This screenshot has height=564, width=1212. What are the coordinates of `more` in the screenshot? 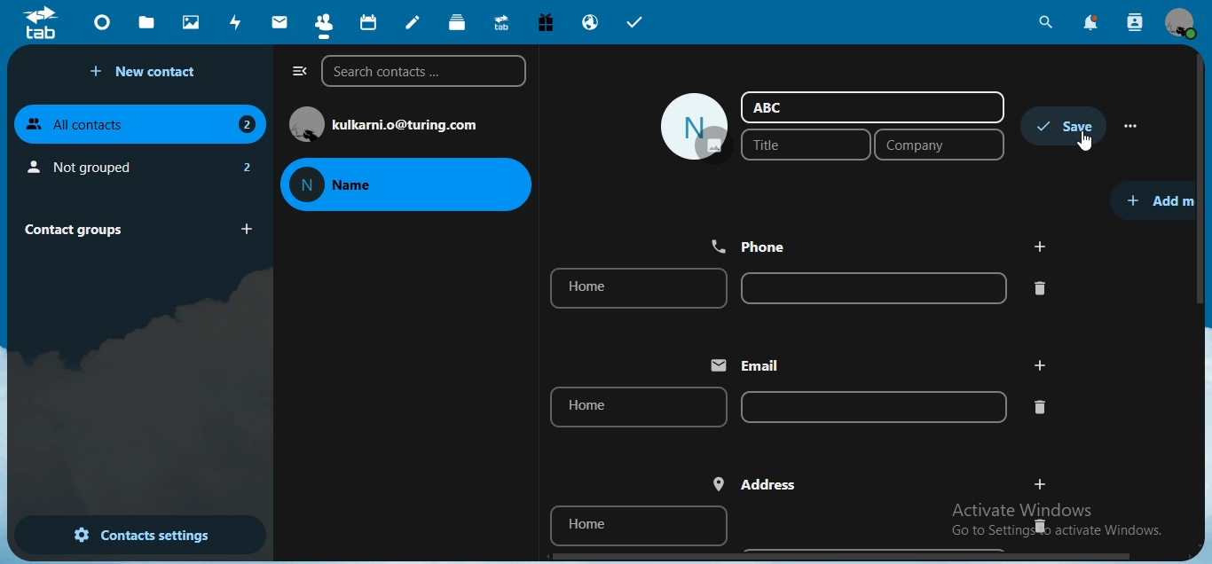 It's located at (1133, 126).